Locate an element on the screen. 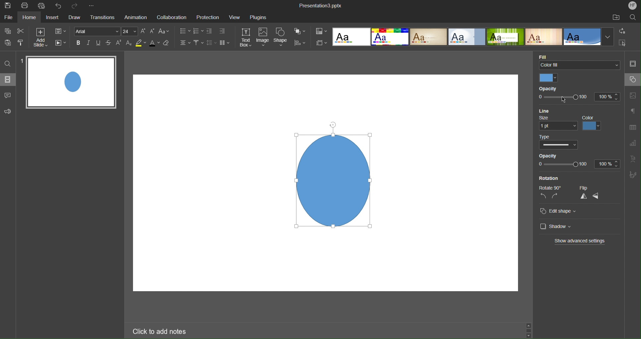 Image resolution: width=641 pixels, height=339 pixels. View is located at coordinates (235, 17).